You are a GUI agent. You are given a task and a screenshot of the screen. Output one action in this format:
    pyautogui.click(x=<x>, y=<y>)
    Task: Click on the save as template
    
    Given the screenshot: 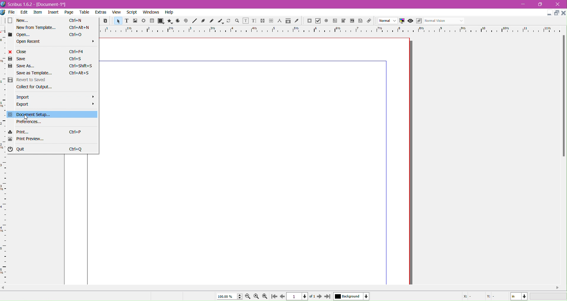 What is the action you would take?
    pyautogui.click(x=35, y=73)
    